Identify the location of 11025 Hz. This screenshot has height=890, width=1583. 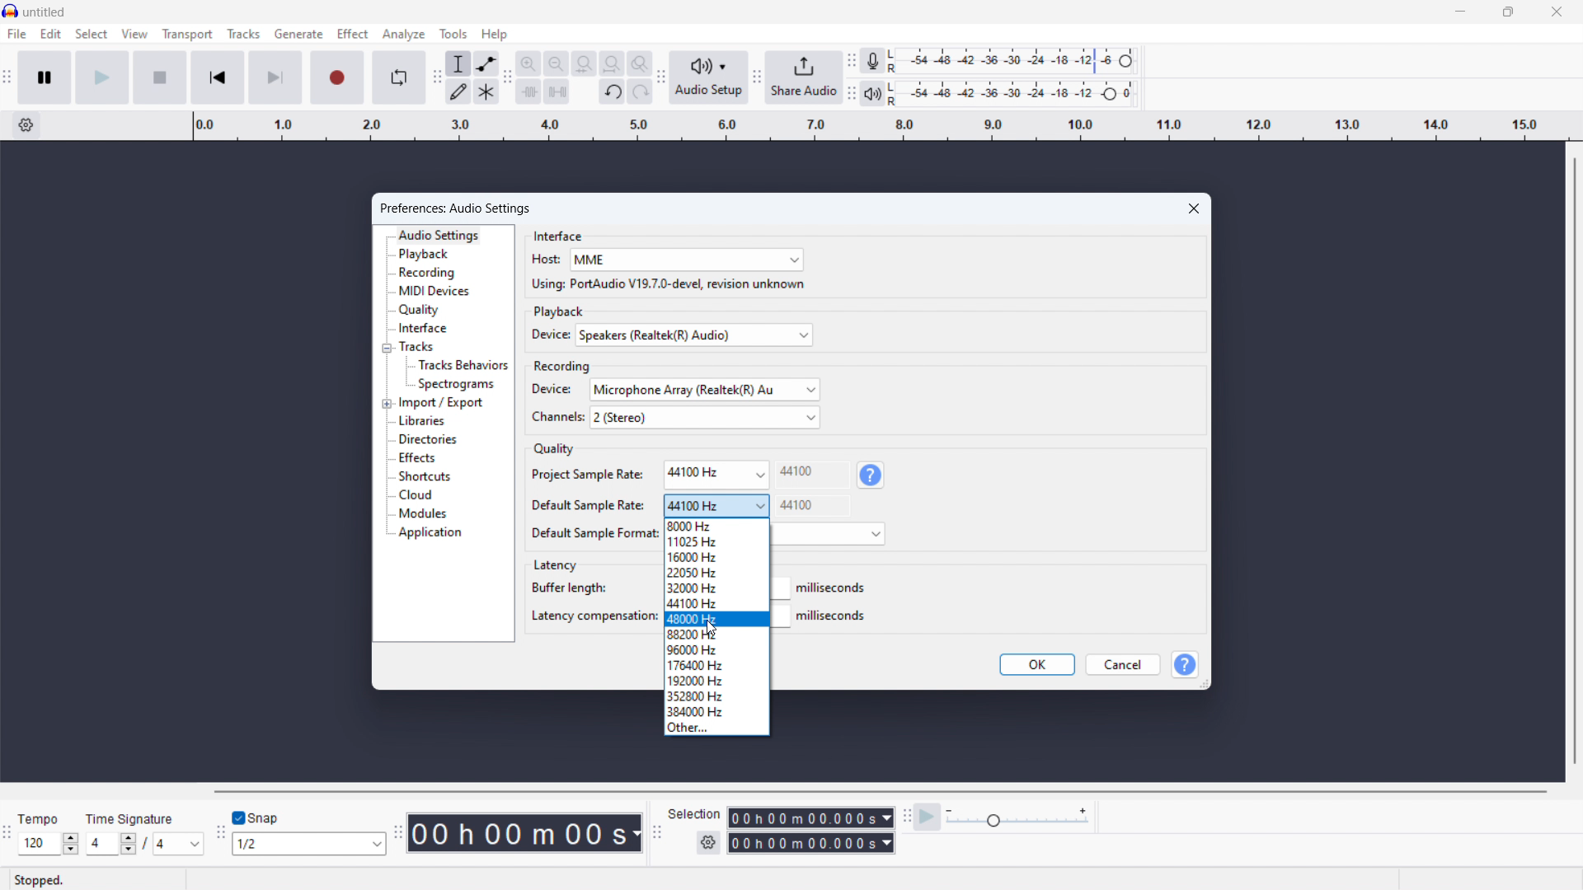
(717, 540).